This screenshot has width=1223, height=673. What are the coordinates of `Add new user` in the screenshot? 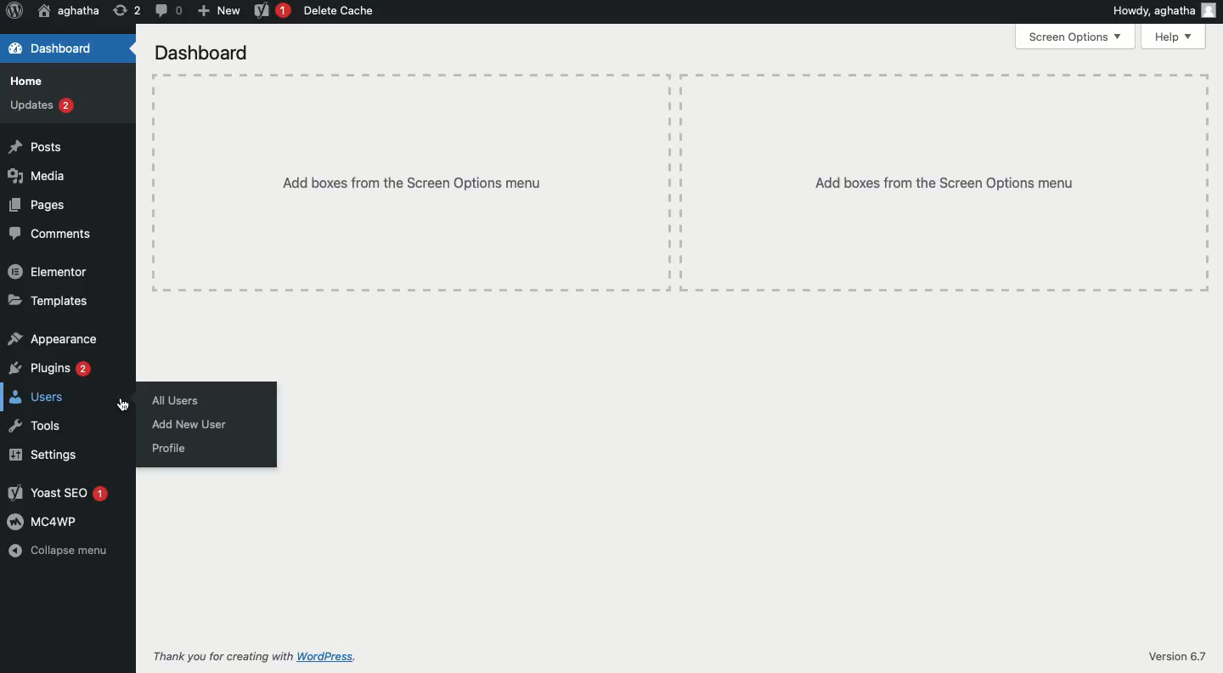 It's located at (186, 425).